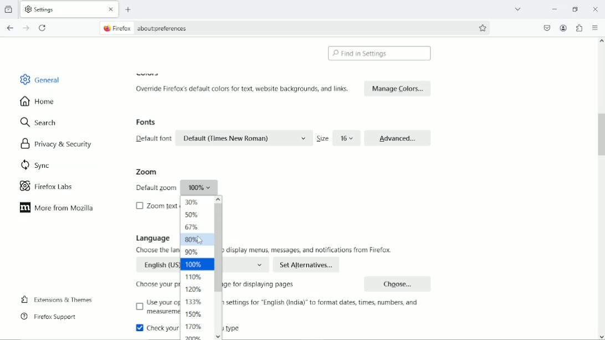 This screenshot has height=340, width=605. What do you see at coordinates (380, 53) in the screenshot?
I see `Find in Settings` at bounding box center [380, 53].